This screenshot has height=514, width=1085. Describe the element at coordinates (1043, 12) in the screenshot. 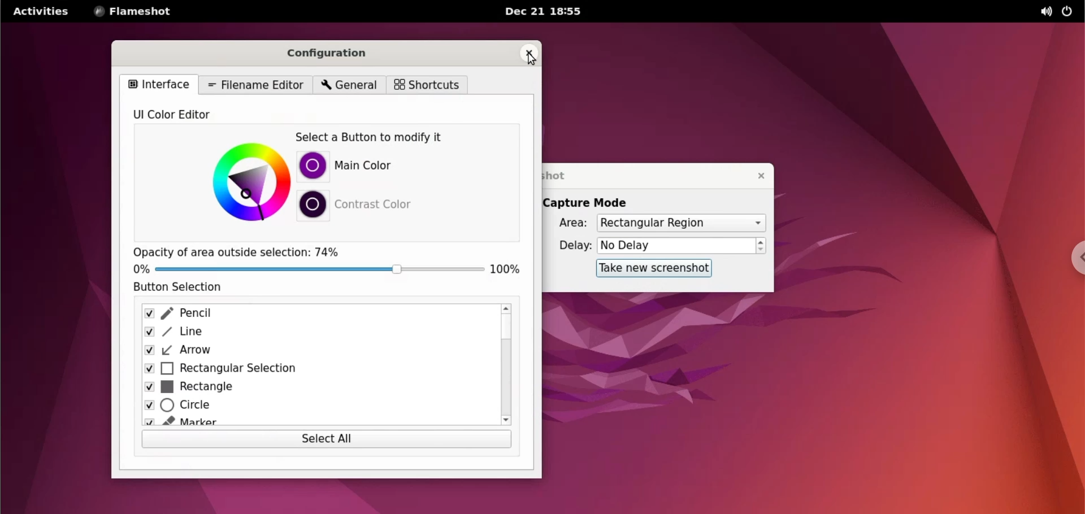

I see `sound options` at that location.